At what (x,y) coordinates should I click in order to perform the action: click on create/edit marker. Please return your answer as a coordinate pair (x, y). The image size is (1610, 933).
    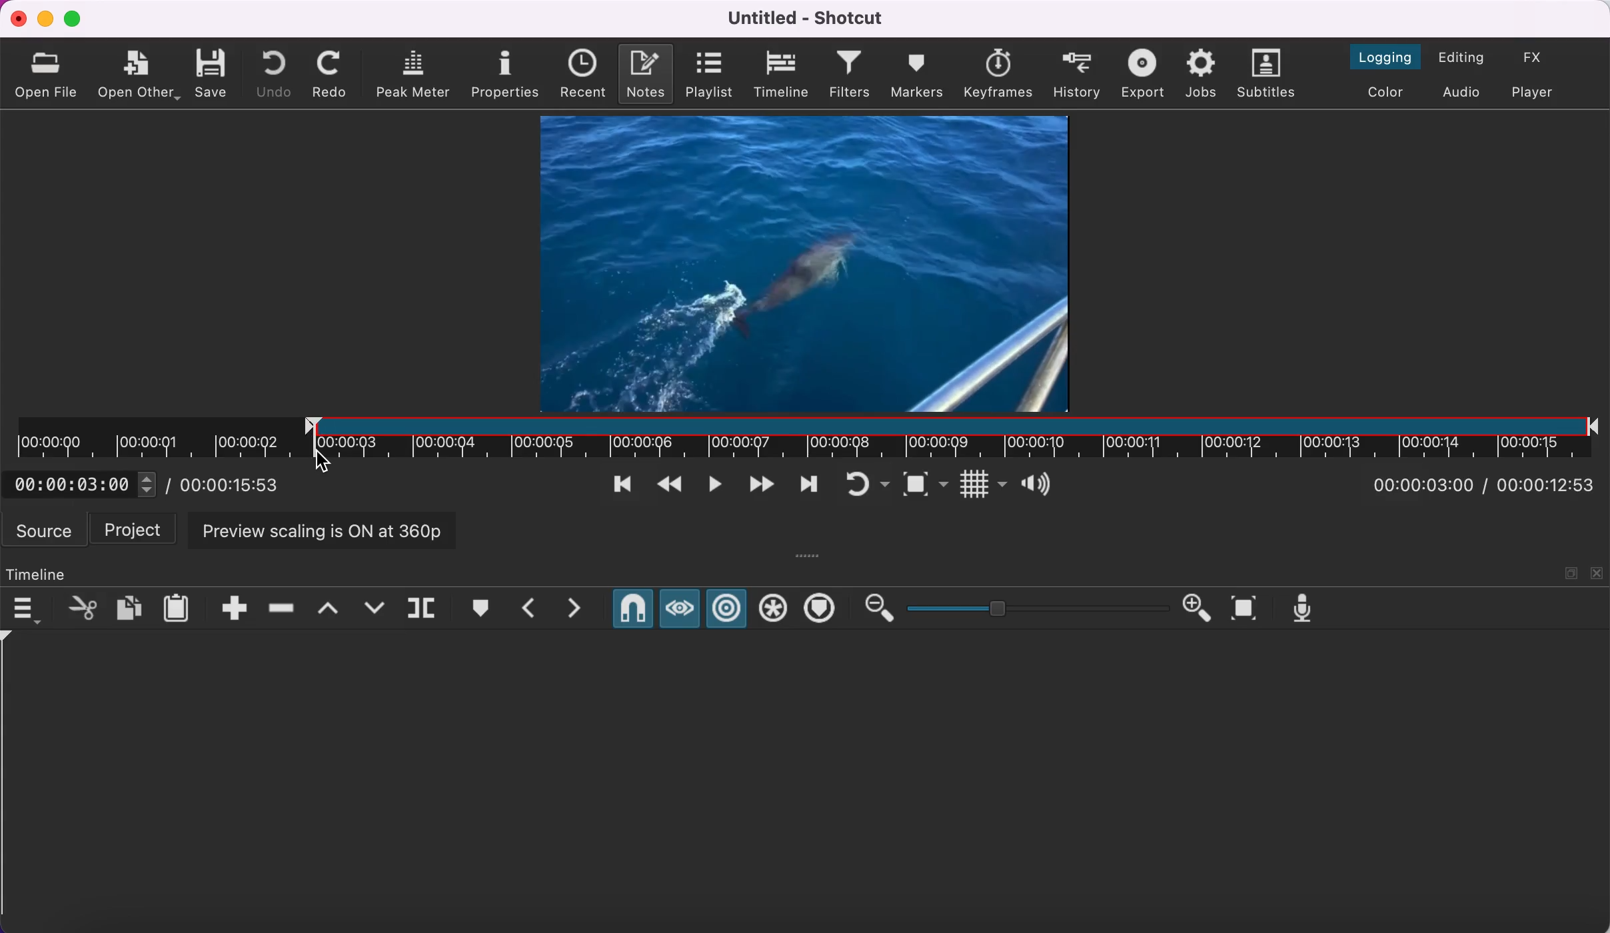
    Looking at the image, I should click on (479, 605).